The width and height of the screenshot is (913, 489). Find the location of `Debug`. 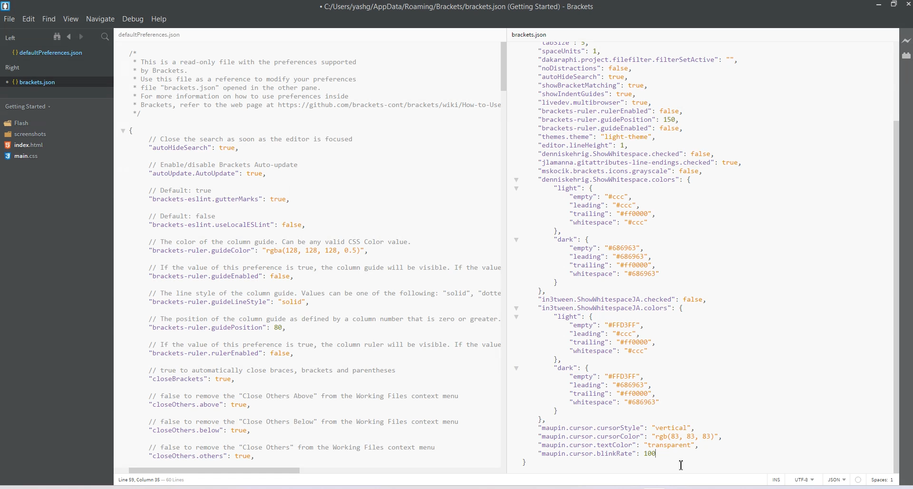

Debug is located at coordinates (133, 19).